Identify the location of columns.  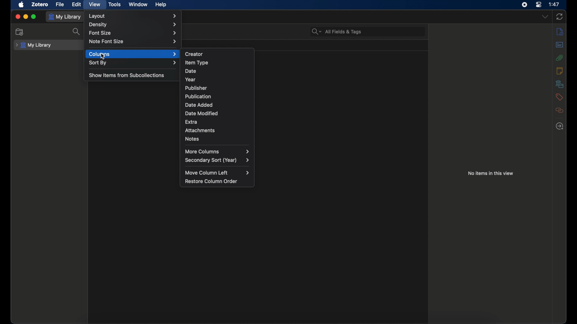
(133, 54).